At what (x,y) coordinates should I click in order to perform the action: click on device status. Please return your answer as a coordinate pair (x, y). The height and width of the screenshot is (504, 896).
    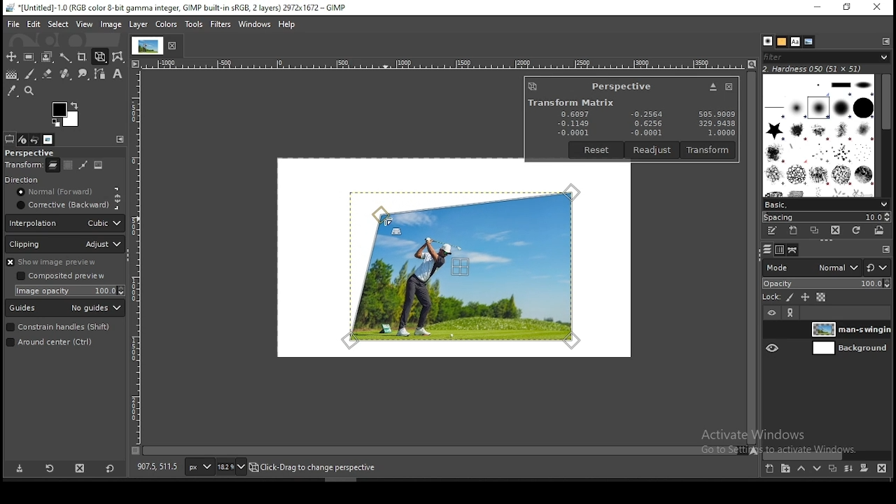
    Looking at the image, I should click on (23, 140).